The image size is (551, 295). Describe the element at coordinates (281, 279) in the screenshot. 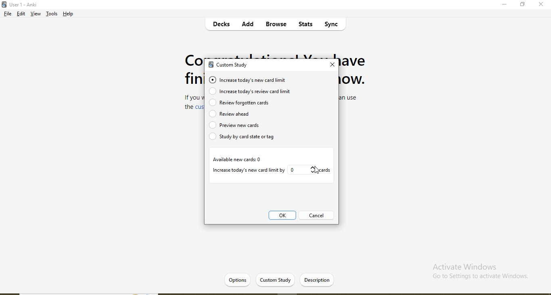

I see `create deck` at that location.